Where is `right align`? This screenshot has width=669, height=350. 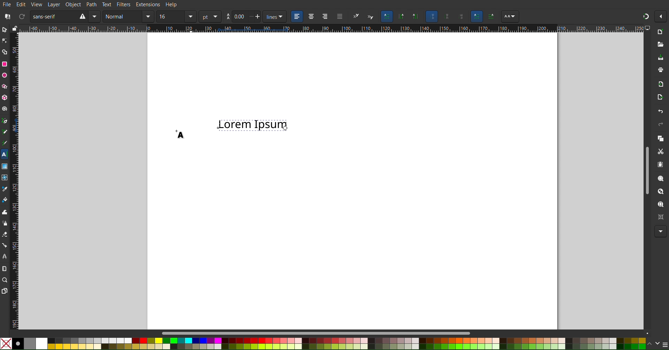
right align is located at coordinates (325, 17).